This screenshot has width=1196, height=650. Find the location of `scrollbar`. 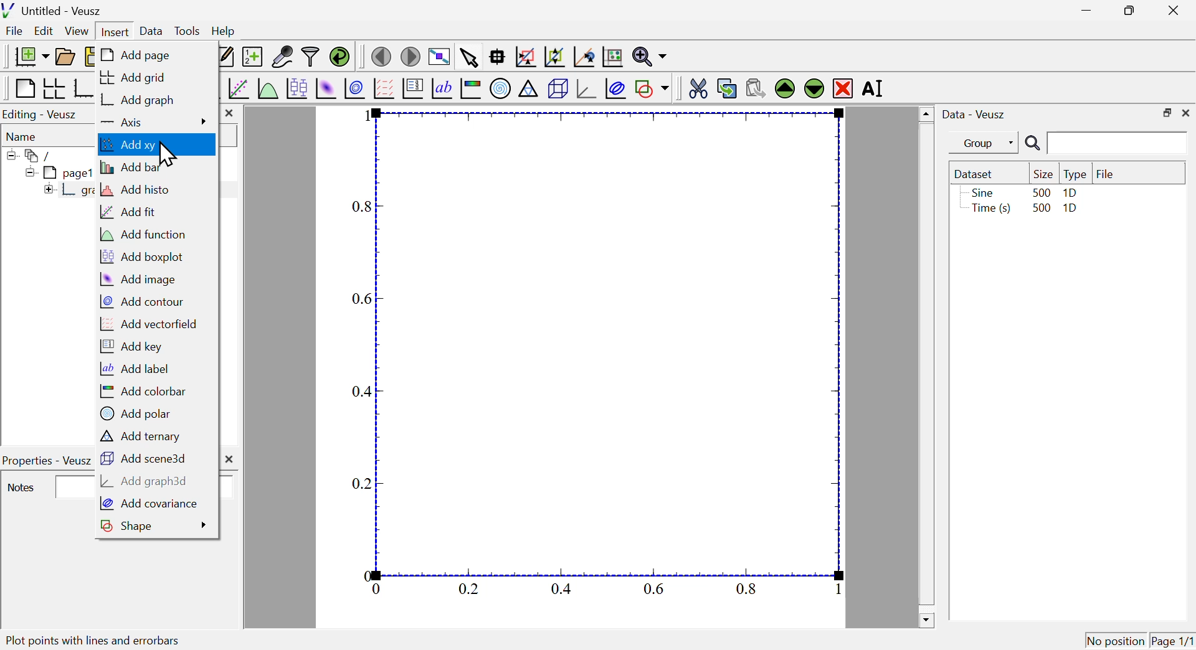

scrollbar is located at coordinates (926, 367).